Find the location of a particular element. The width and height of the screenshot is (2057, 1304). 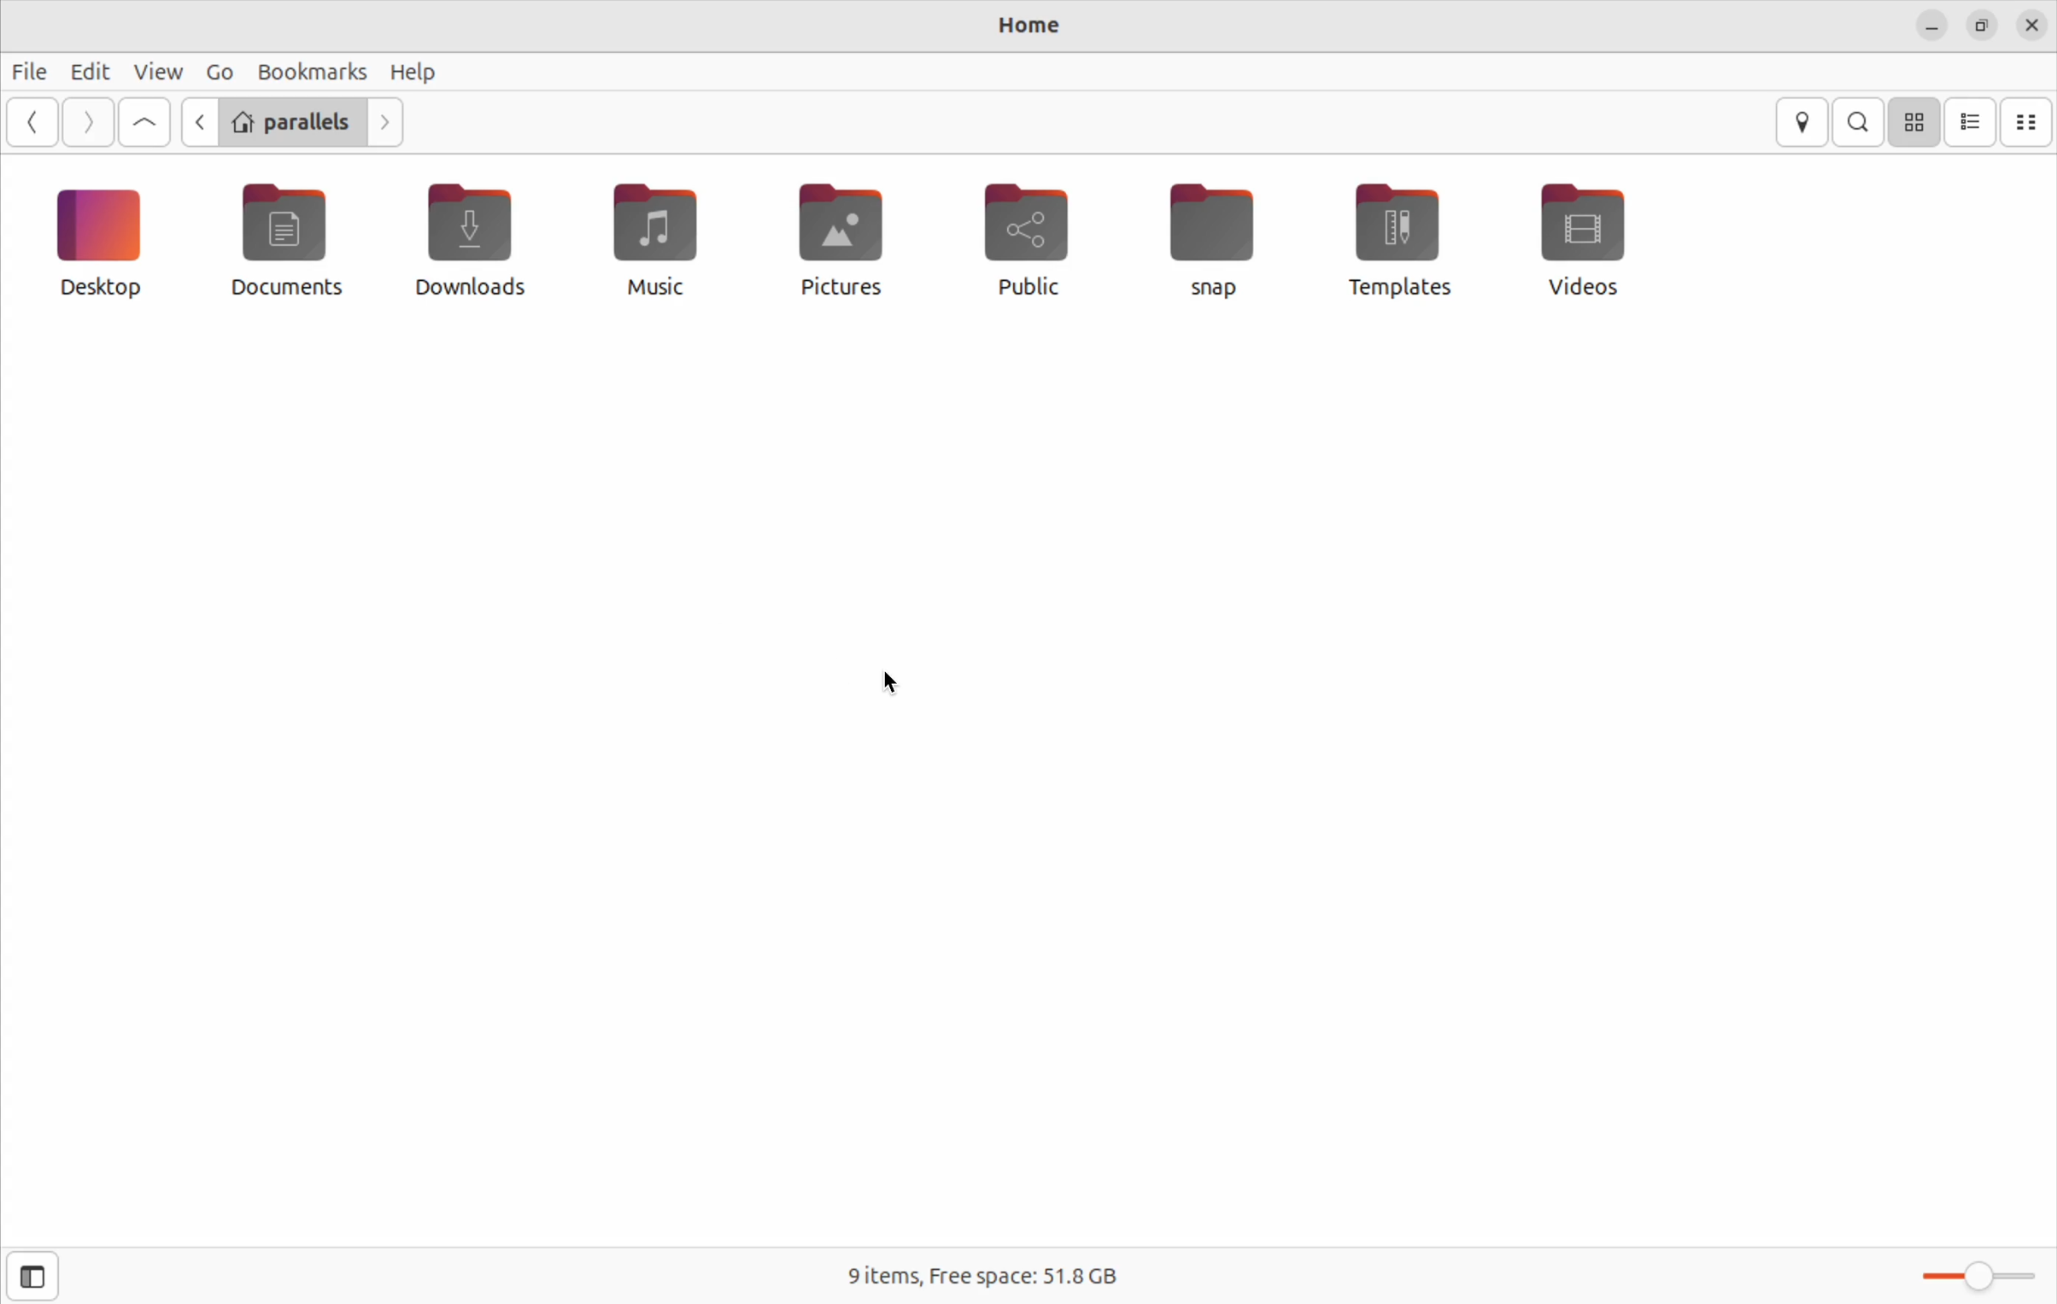

toggle zoom is located at coordinates (1967, 1277).